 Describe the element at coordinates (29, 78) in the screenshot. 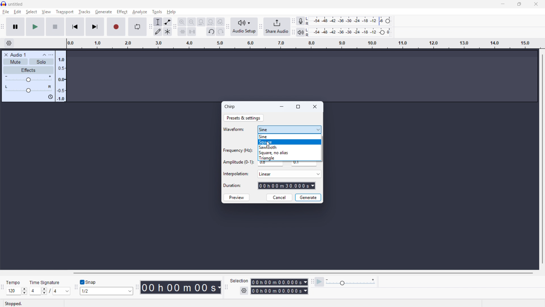

I see `gain ` at that location.